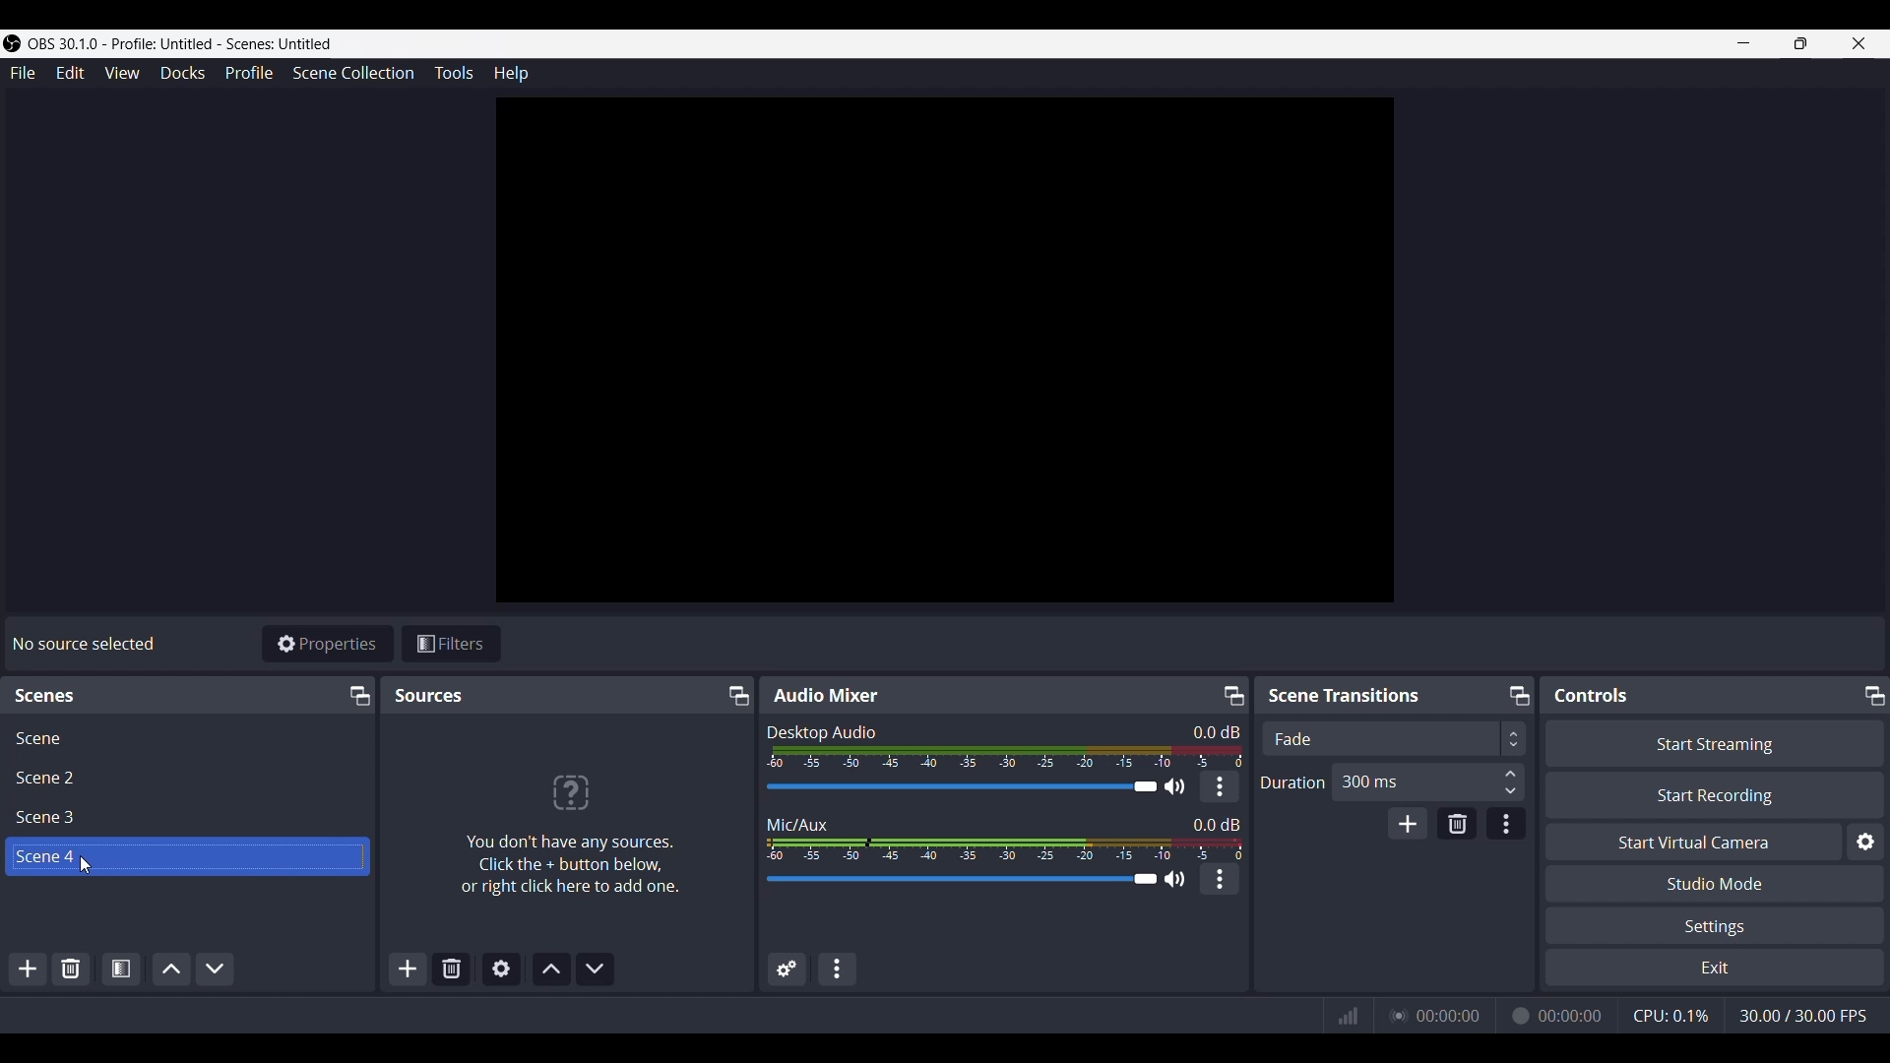 This screenshot has height=1063, width=1890. Describe the element at coordinates (1004, 848) in the screenshot. I see `Volume Meter` at that location.